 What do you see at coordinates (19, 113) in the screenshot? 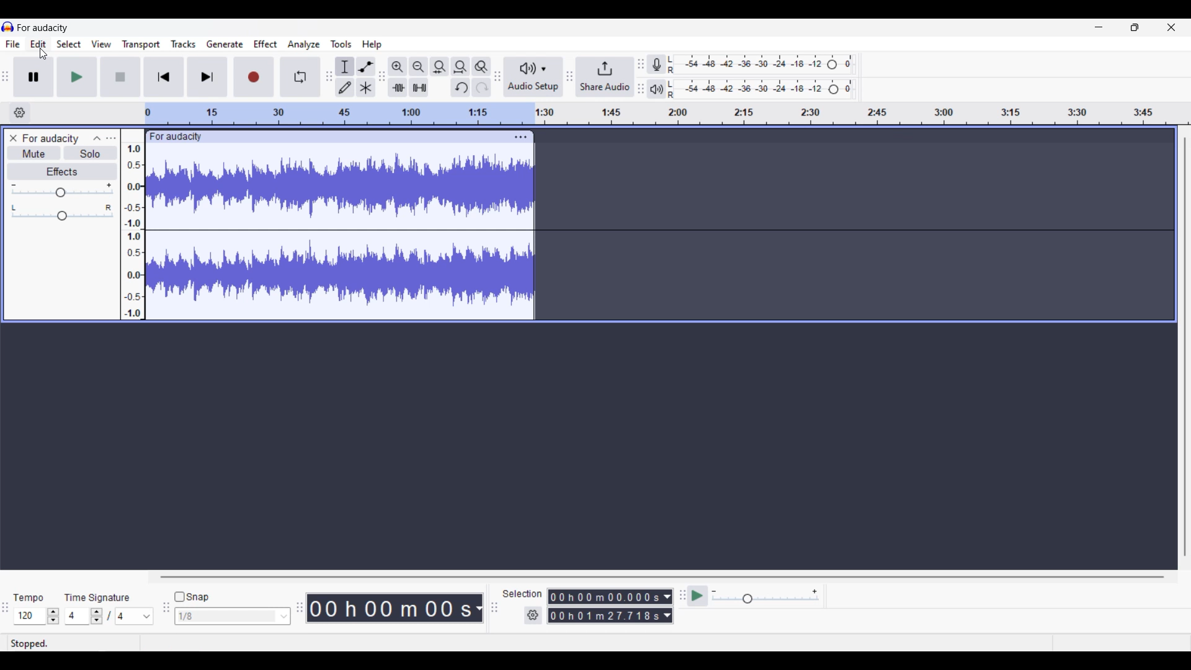
I see `Timeline settings` at bounding box center [19, 113].